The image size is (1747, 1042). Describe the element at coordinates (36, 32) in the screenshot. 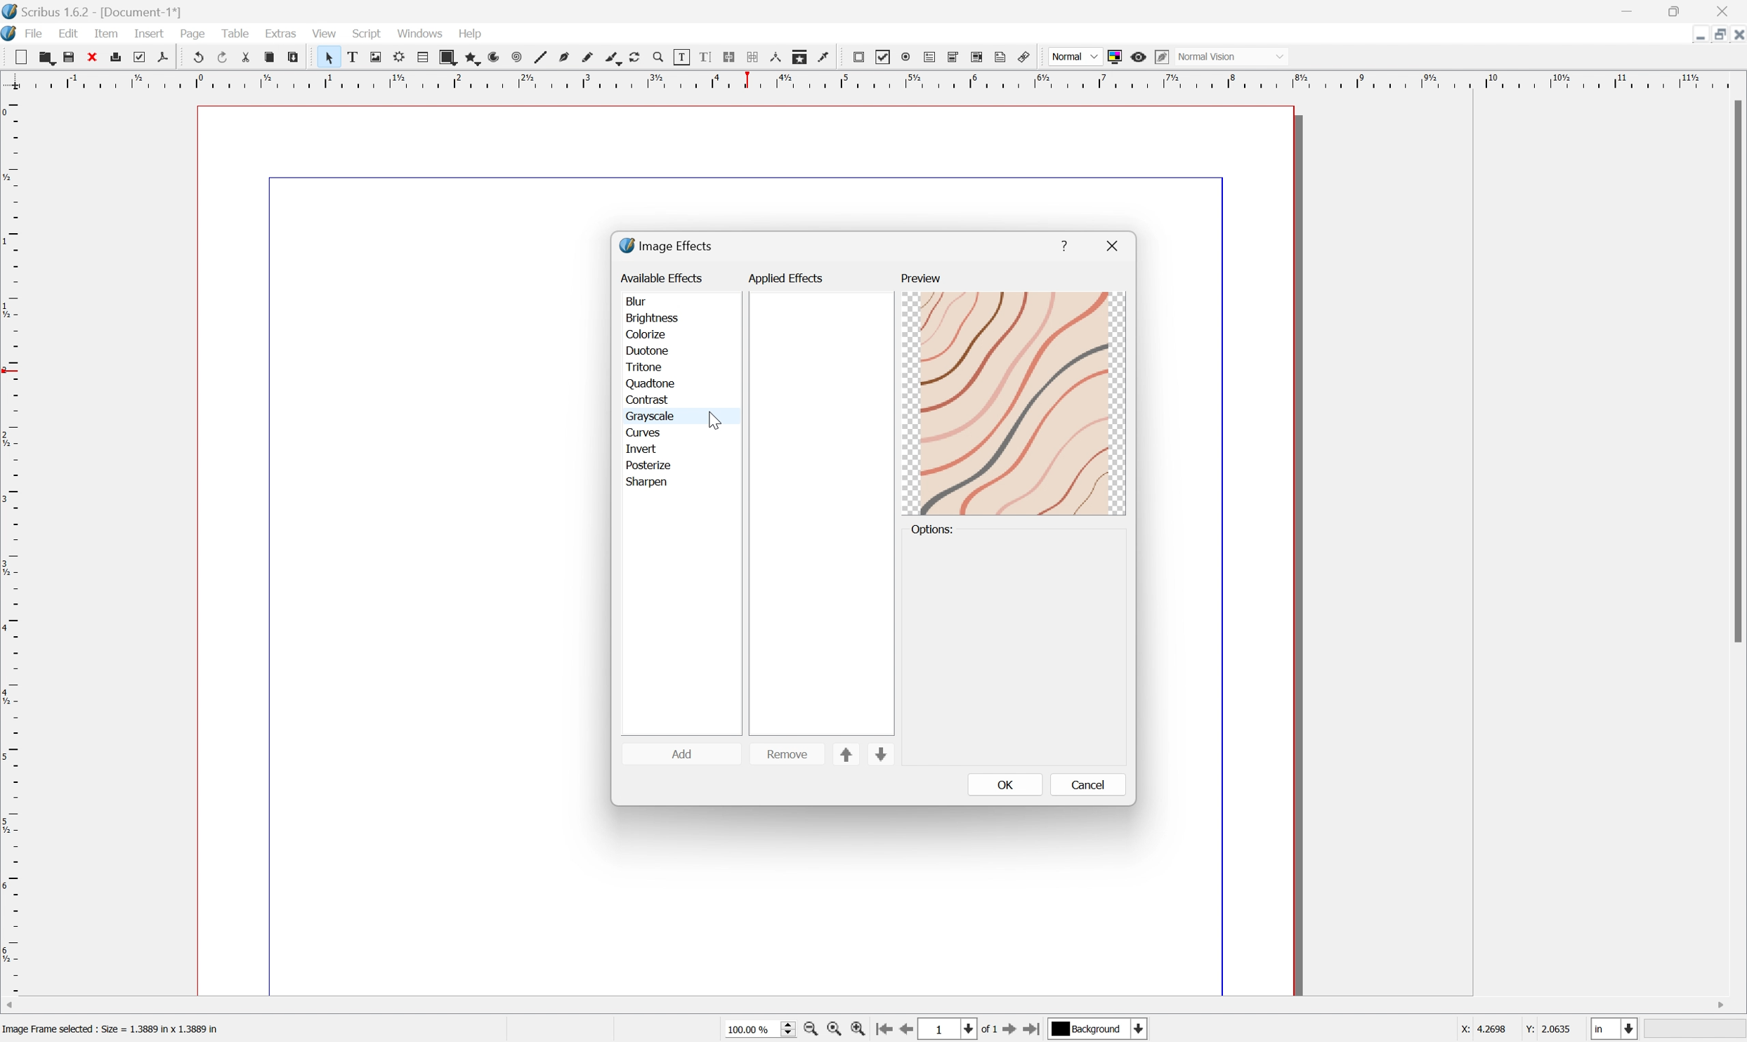

I see `File` at that location.